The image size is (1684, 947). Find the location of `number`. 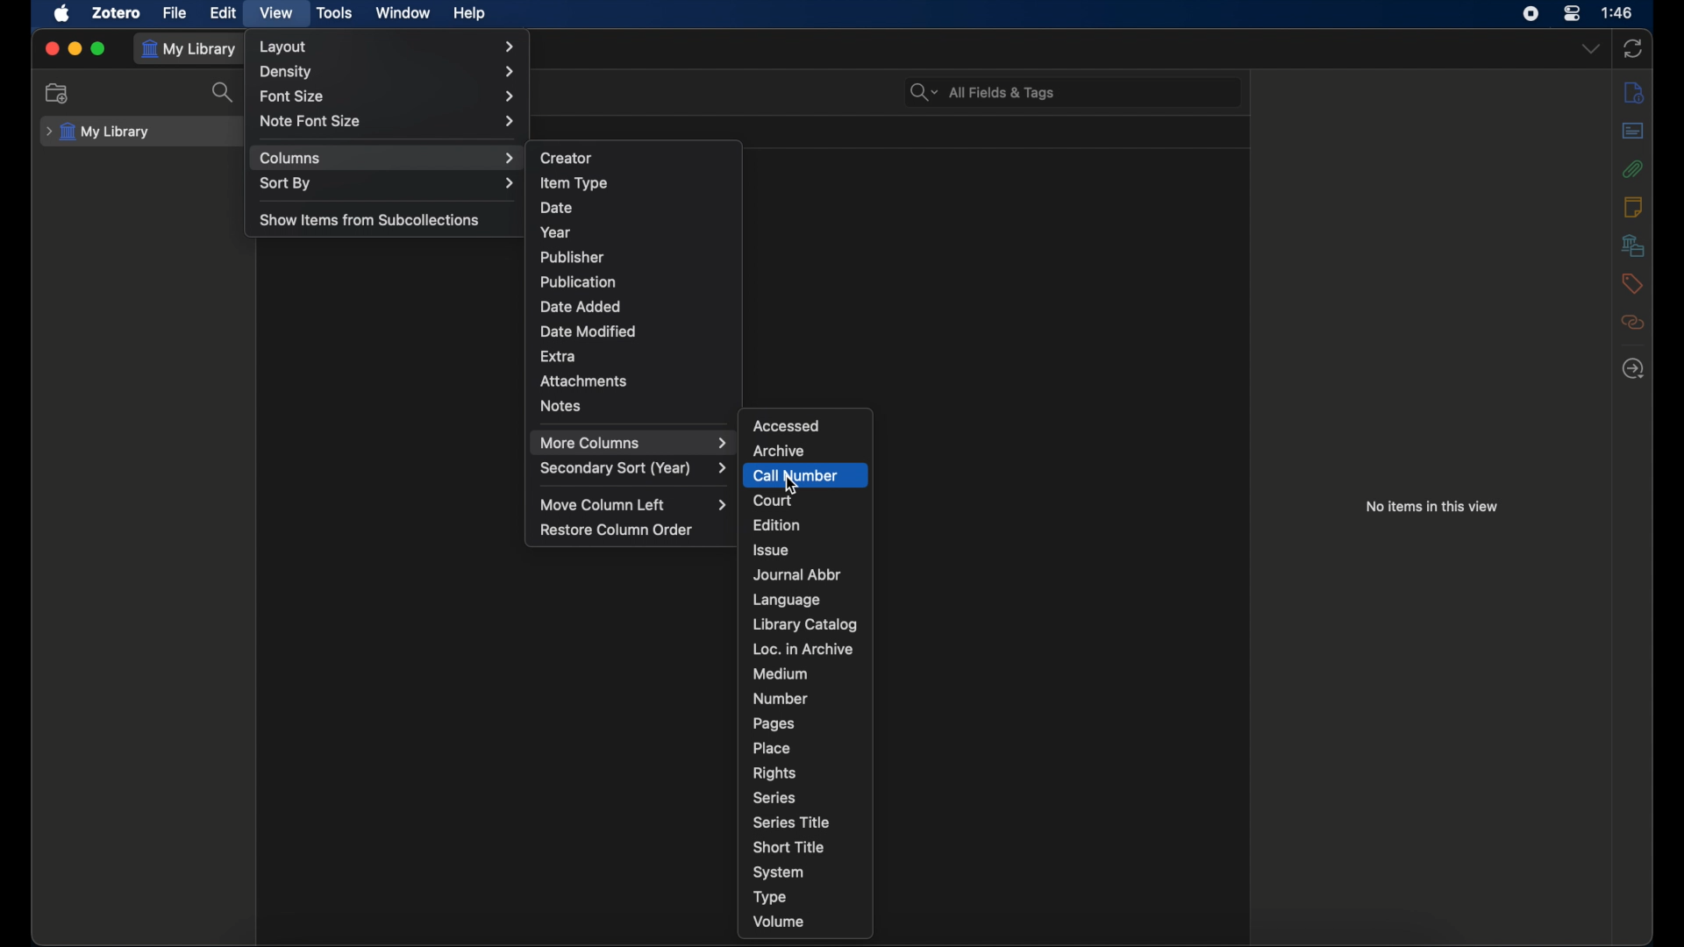

number is located at coordinates (781, 698).